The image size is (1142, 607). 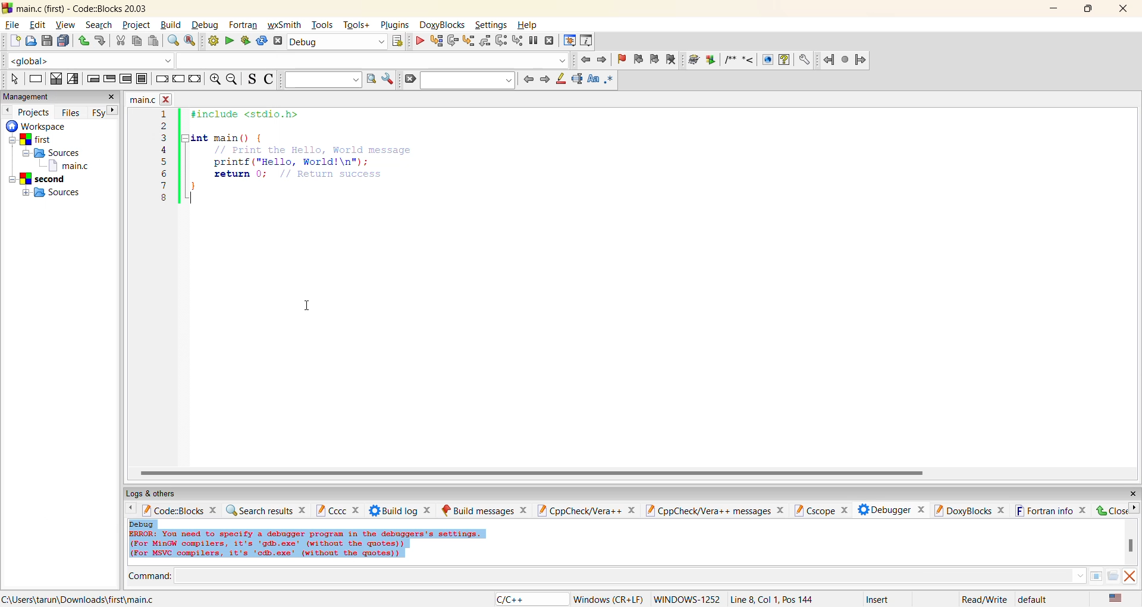 What do you see at coordinates (585, 60) in the screenshot?
I see `jump back` at bounding box center [585, 60].